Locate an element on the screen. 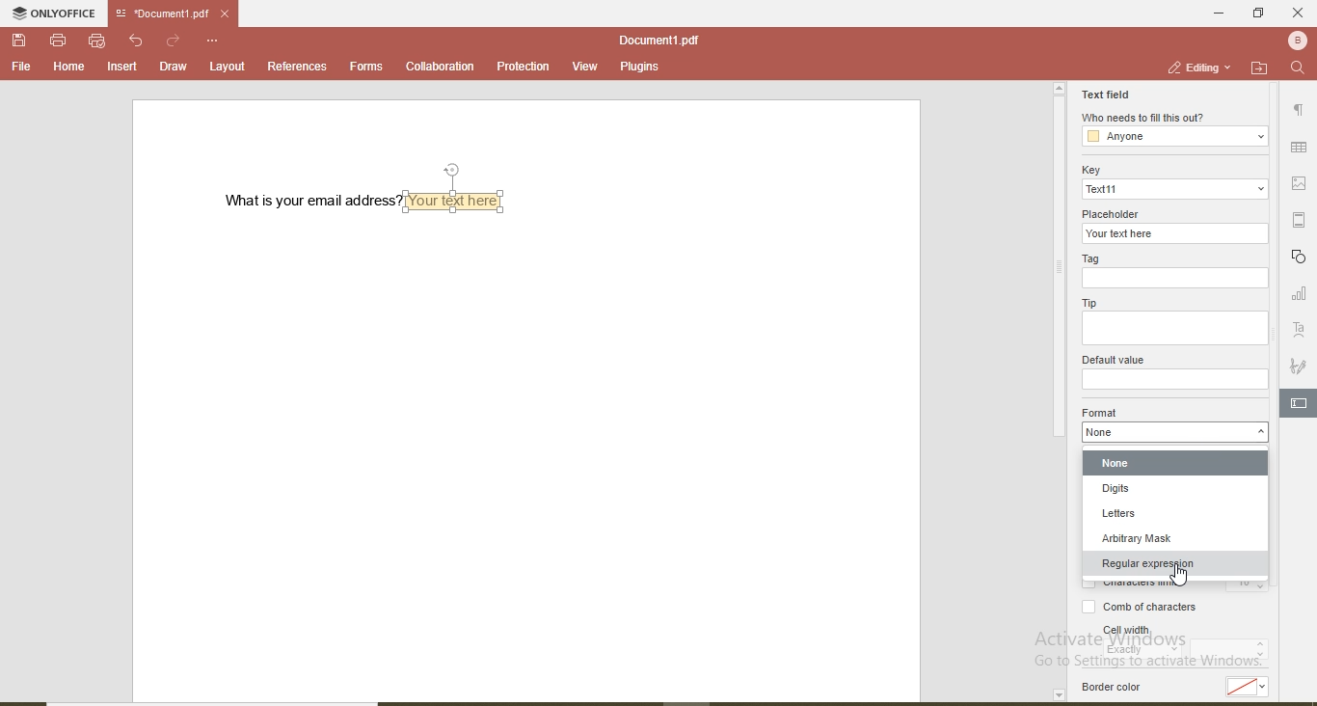 The height and width of the screenshot is (706, 1317). tag input is located at coordinates (1173, 279).